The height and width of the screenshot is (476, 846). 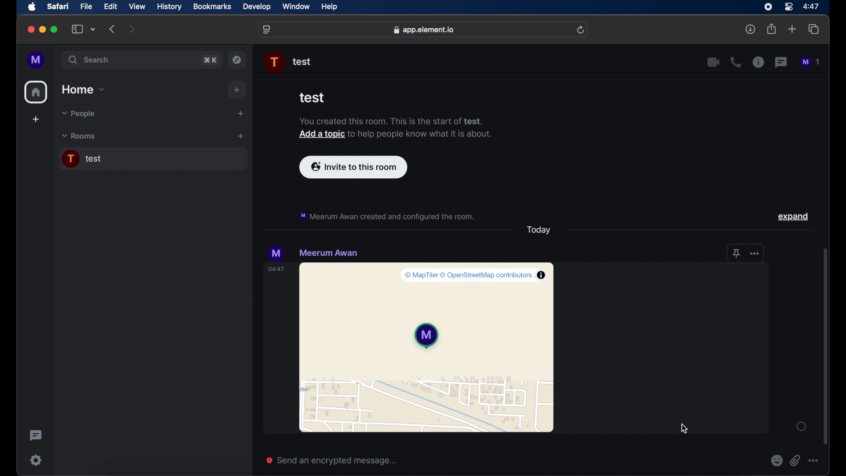 What do you see at coordinates (797, 461) in the screenshot?
I see `Attach files` at bounding box center [797, 461].